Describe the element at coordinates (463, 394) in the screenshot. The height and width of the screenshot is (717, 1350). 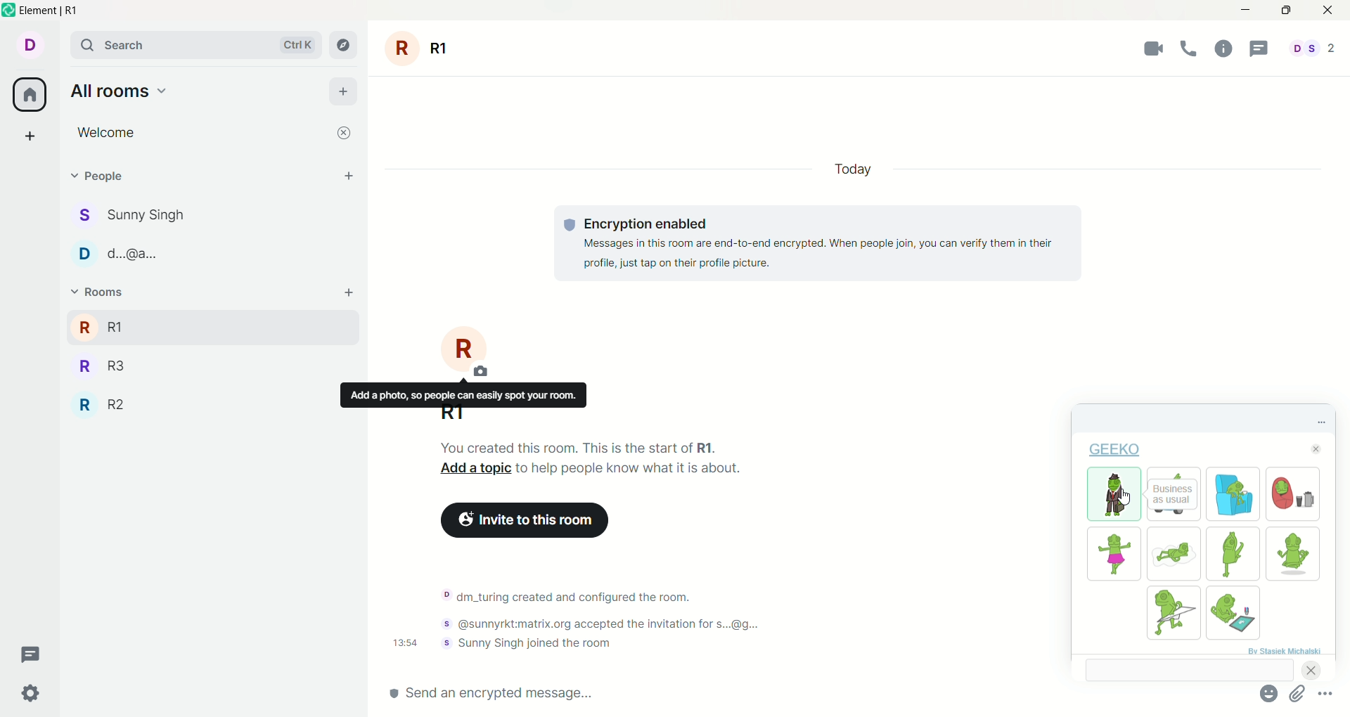
I see `Text description of function of button above` at that location.